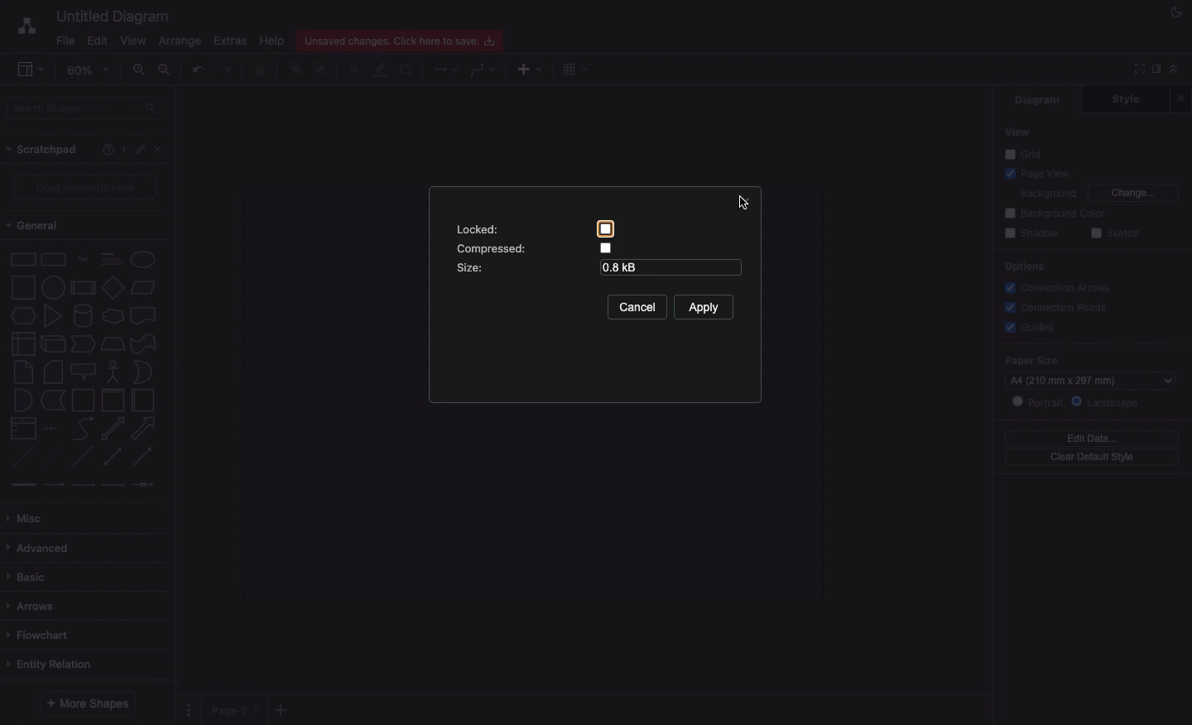  I want to click on Connection arrows, so click(1062, 287).